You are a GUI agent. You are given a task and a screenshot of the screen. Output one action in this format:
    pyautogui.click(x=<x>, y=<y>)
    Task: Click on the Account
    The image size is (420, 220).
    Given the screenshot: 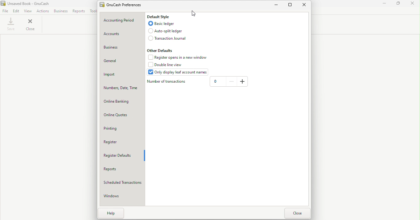 What is the action you would take?
    pyautogui.click(x=122, y=34)
    